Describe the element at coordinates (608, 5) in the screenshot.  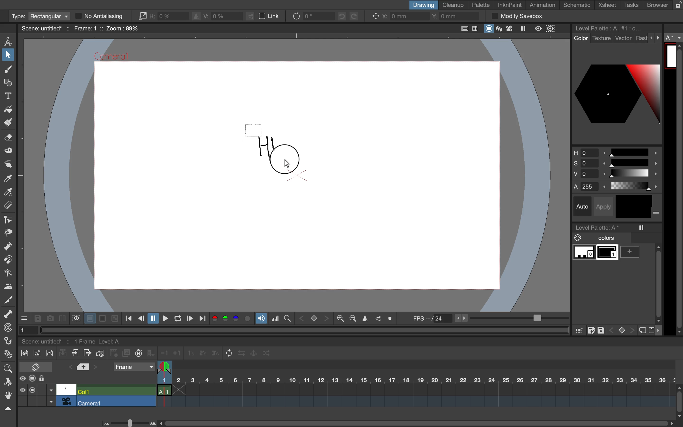
I see `xsheet` at that location.